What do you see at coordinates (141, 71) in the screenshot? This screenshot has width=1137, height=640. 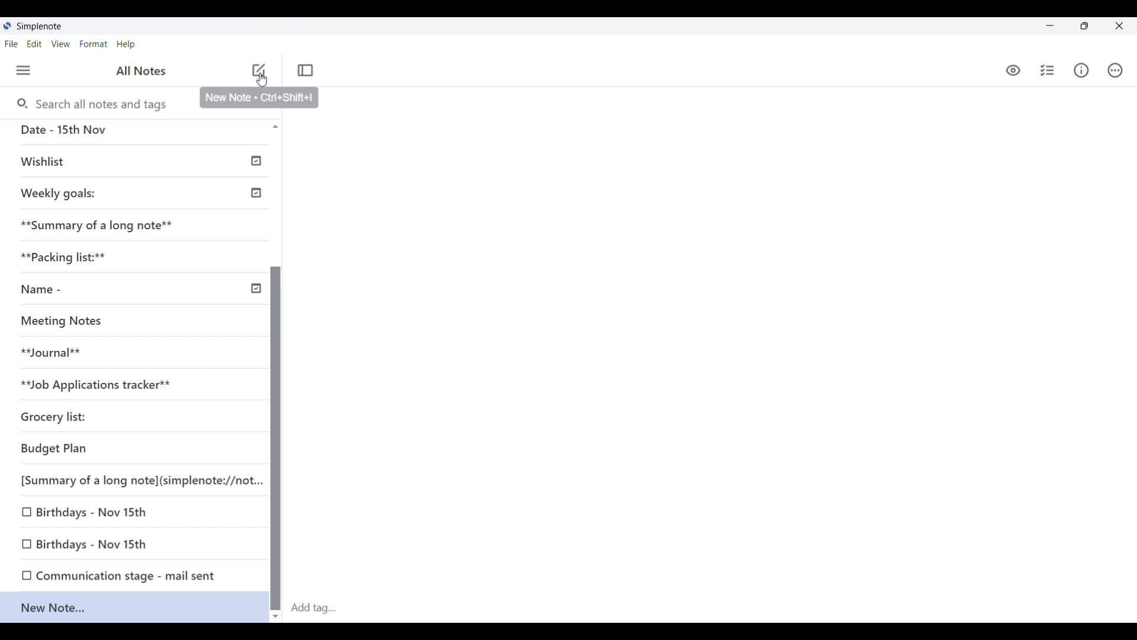 I see `all notes` at bounding box center [141, 71].